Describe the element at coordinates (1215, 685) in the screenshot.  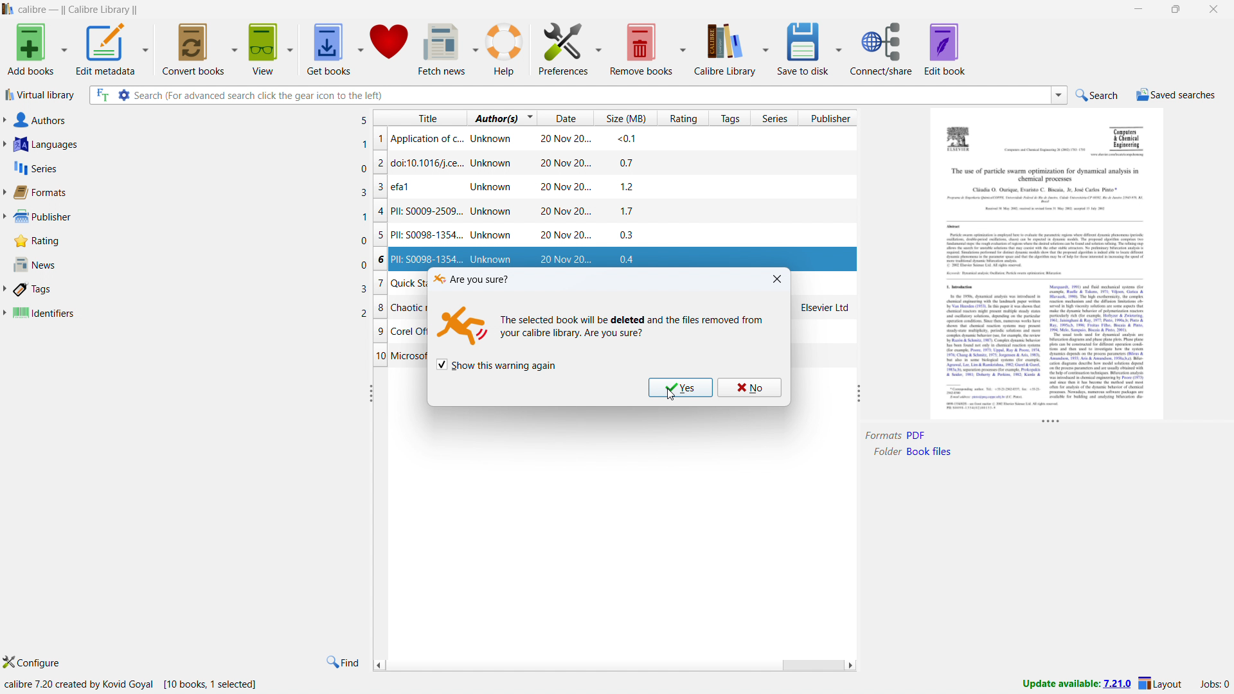
I see `active jobs` at that location.